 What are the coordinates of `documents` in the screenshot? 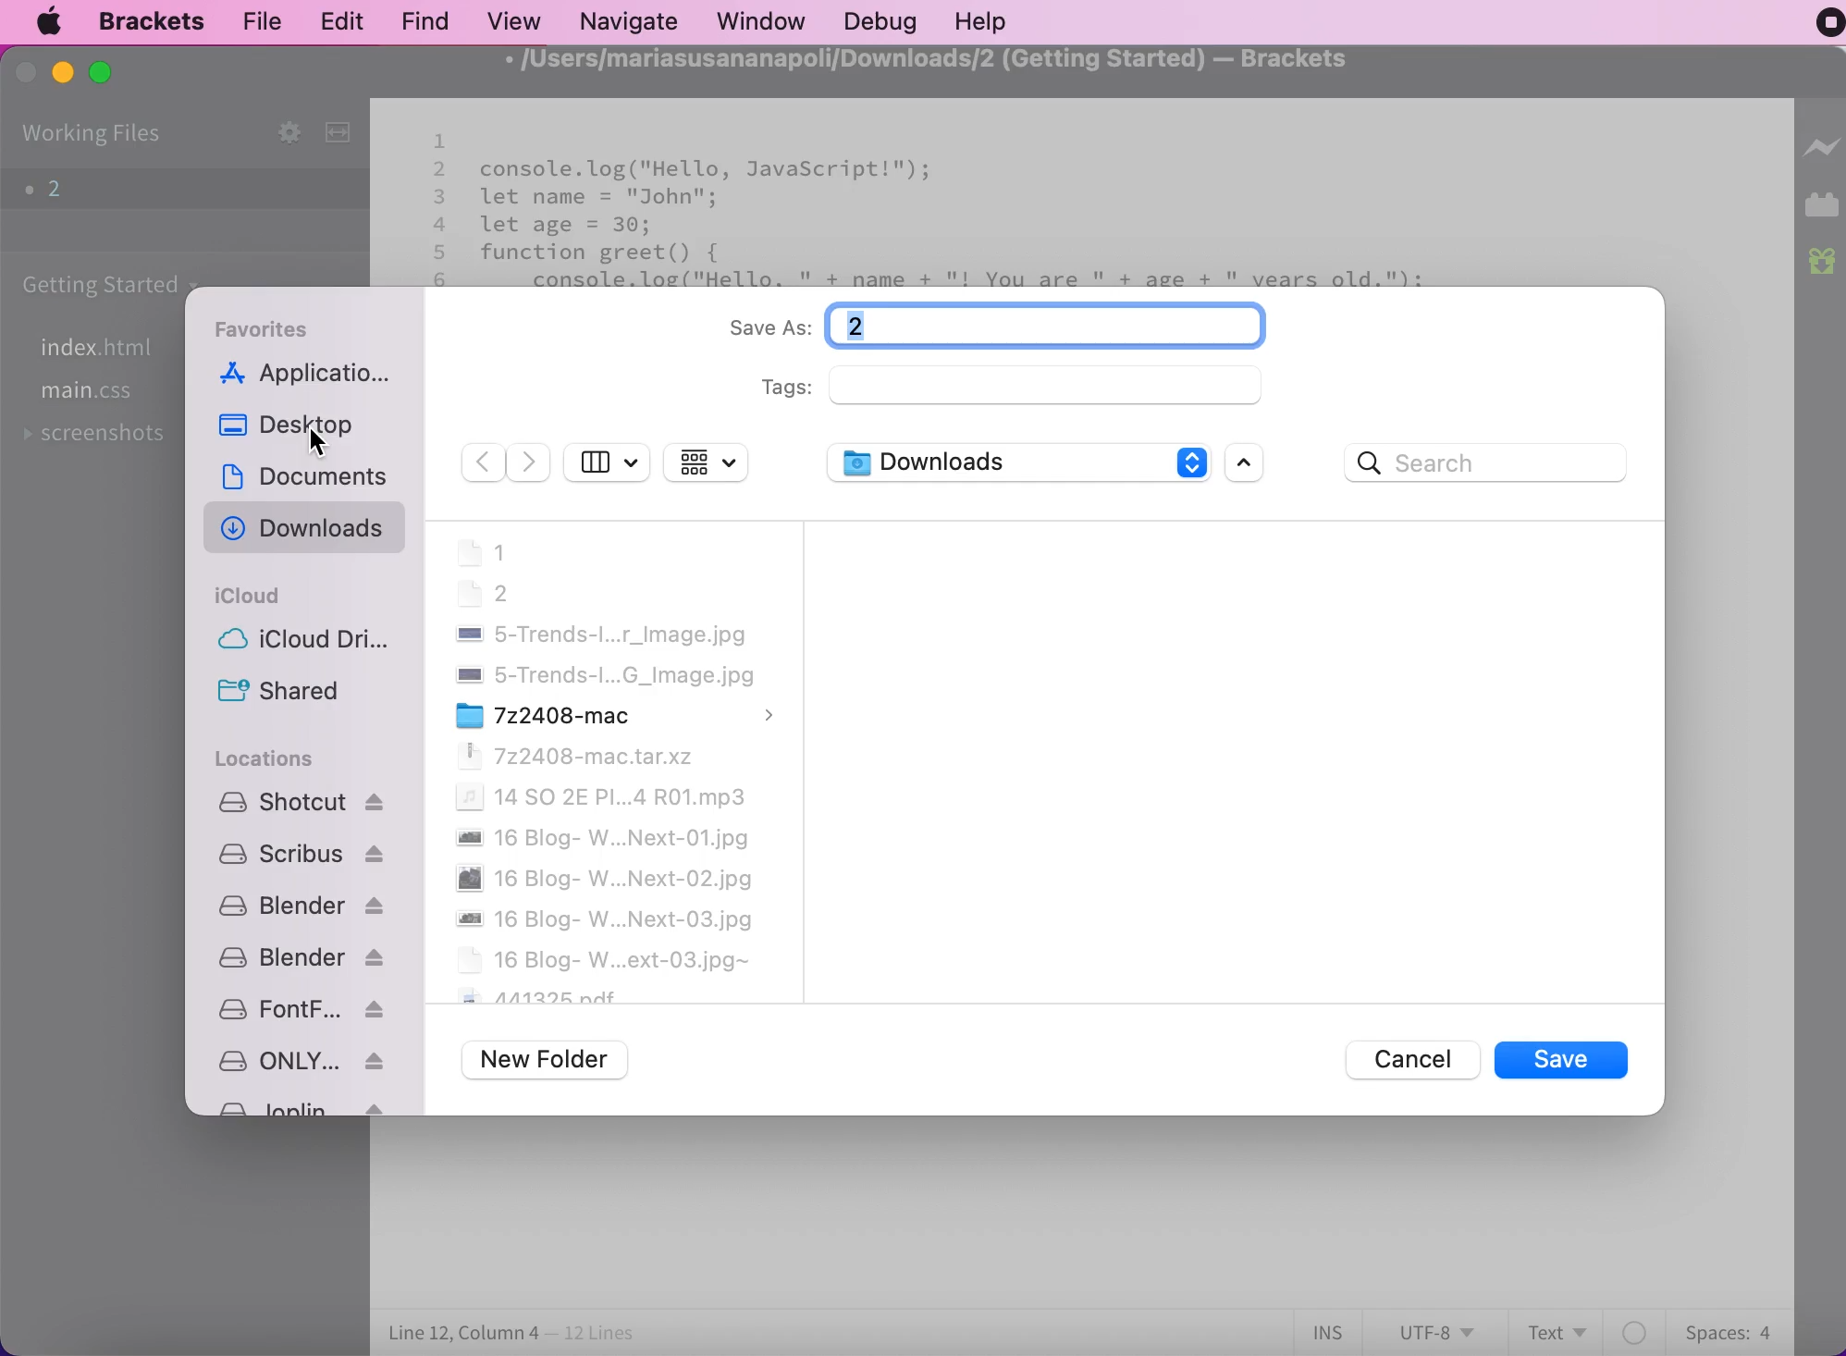 It's located at (315, 474).